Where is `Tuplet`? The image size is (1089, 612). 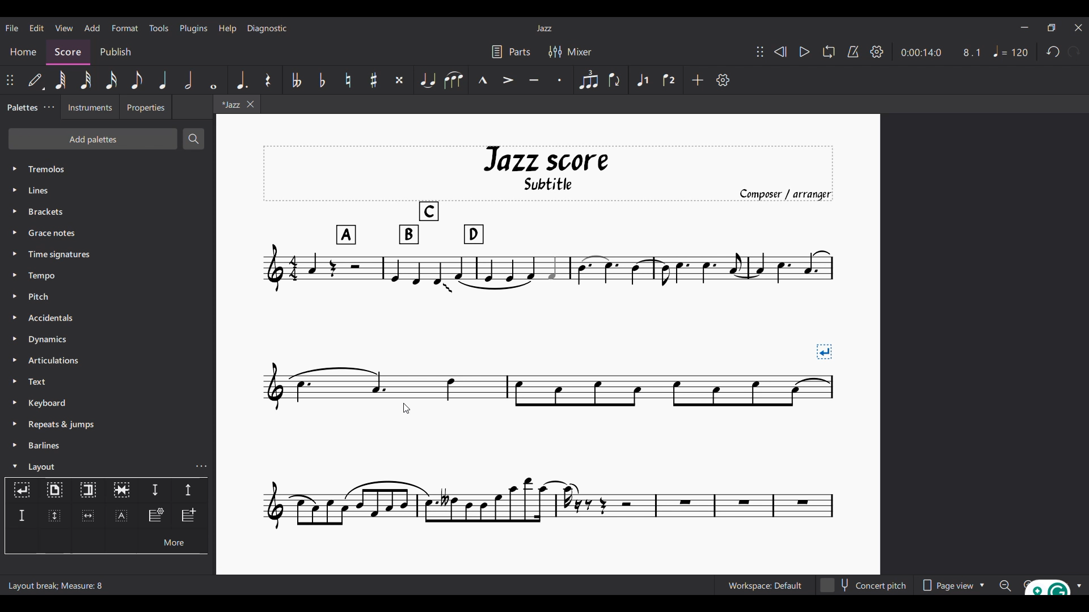
Tuplet is located at coordinates (588, 80).